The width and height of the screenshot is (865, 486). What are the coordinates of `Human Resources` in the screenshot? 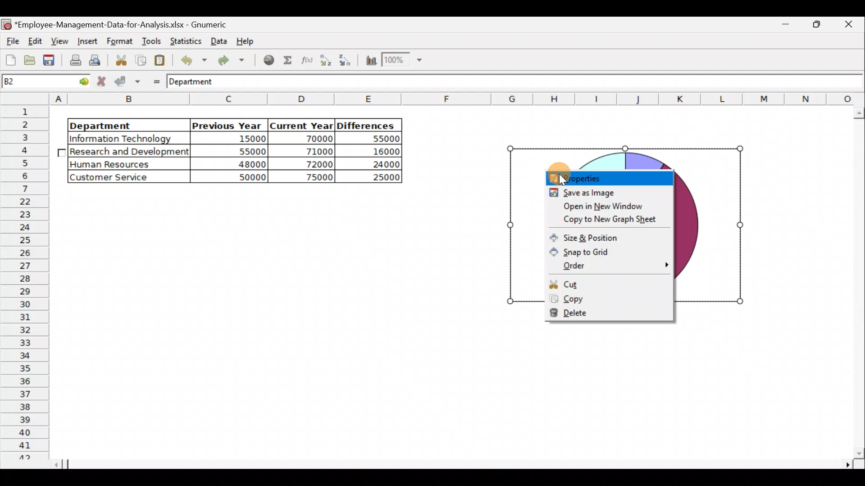 It's located at (117, 165).